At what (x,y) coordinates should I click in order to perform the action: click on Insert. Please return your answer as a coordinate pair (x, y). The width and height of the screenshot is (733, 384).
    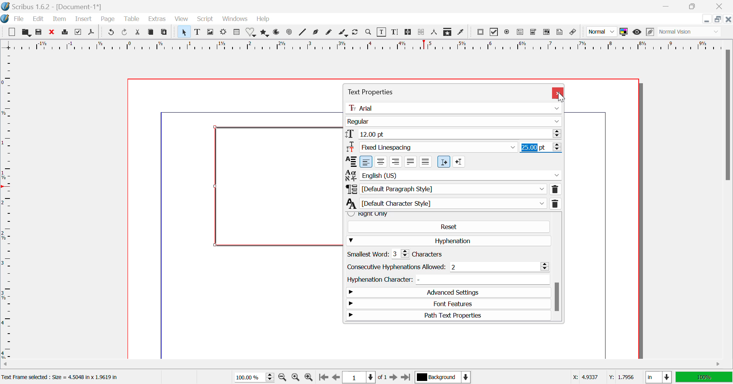
    Looking at the image, I should click on (84, 19).